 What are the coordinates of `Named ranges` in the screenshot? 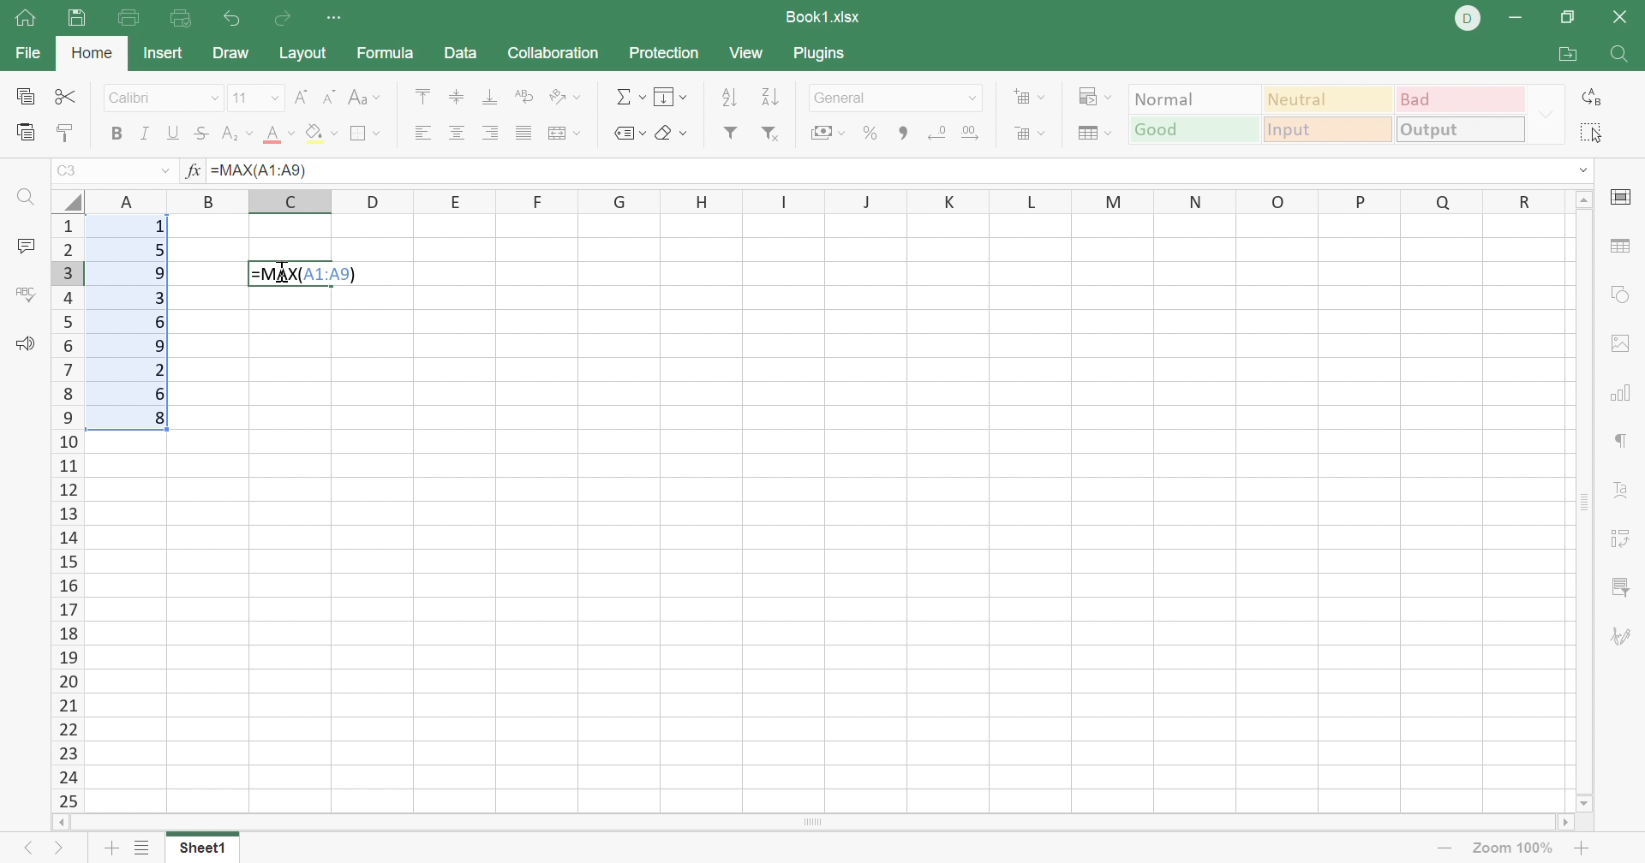 It's located at (628, 135).